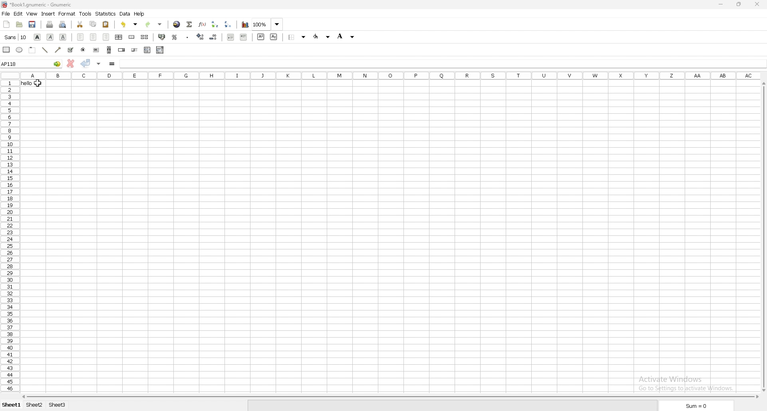  I want to click on arrowed line, so click(58, 49).